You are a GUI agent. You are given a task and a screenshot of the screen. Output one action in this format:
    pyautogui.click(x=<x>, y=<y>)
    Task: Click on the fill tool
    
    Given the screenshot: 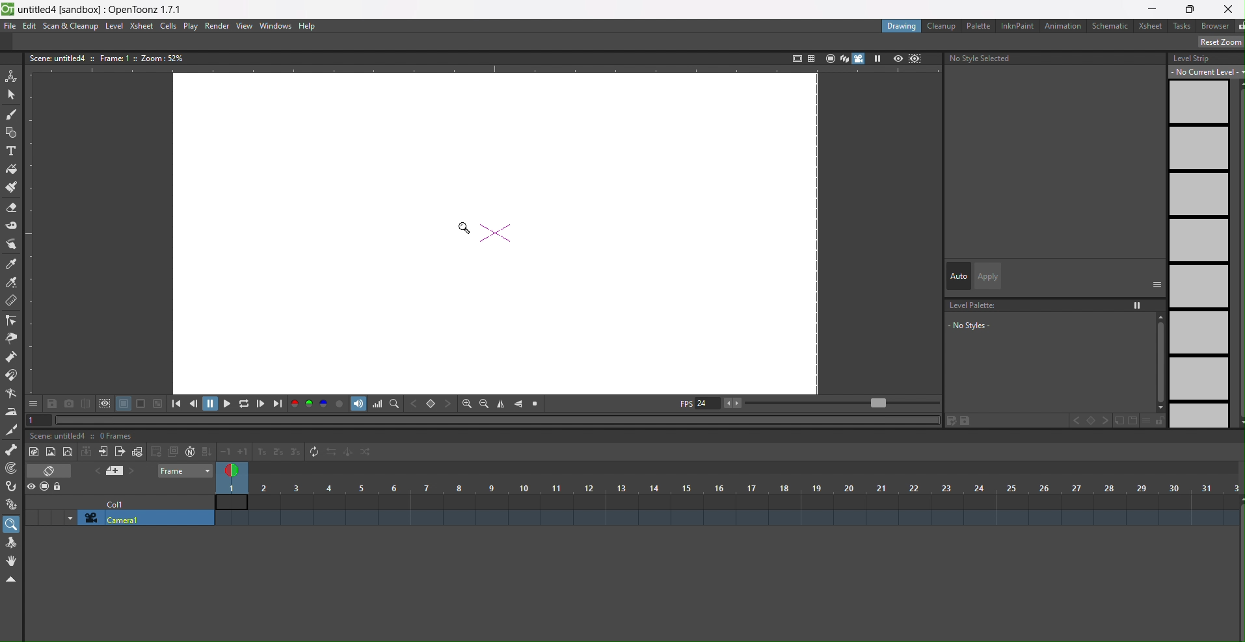 What is the action you would take?
    pyautogui.click(x=13, y=167)
    